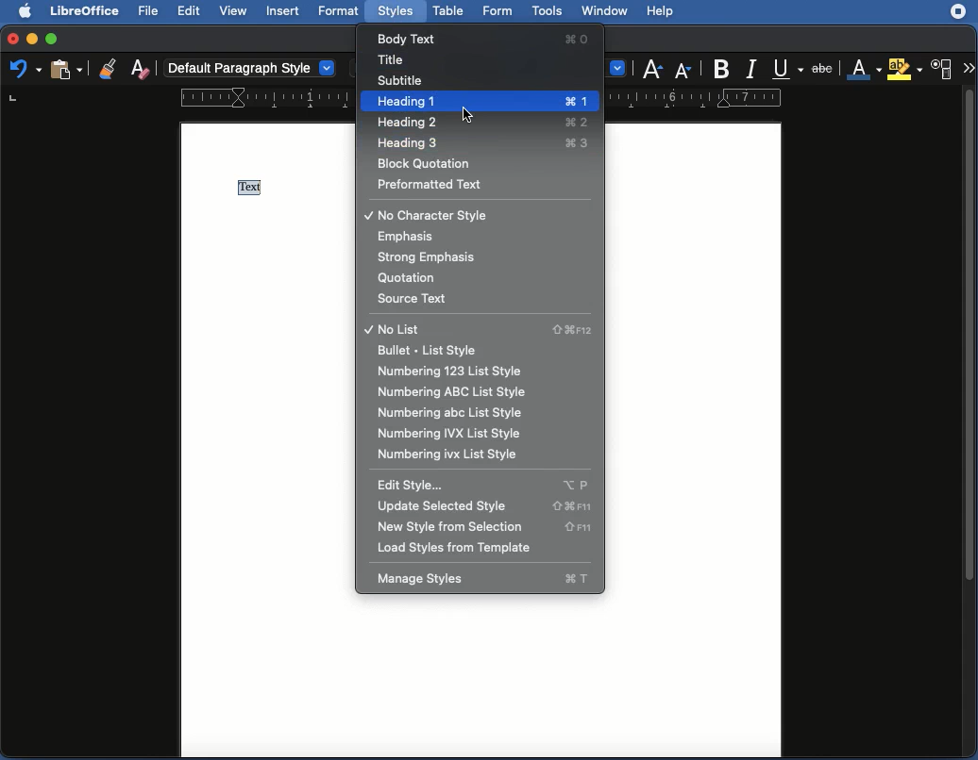  What do you see at coordinates (481, 506) in the screenshot?
I see `Update selected style` at bounding box center [481, 506].